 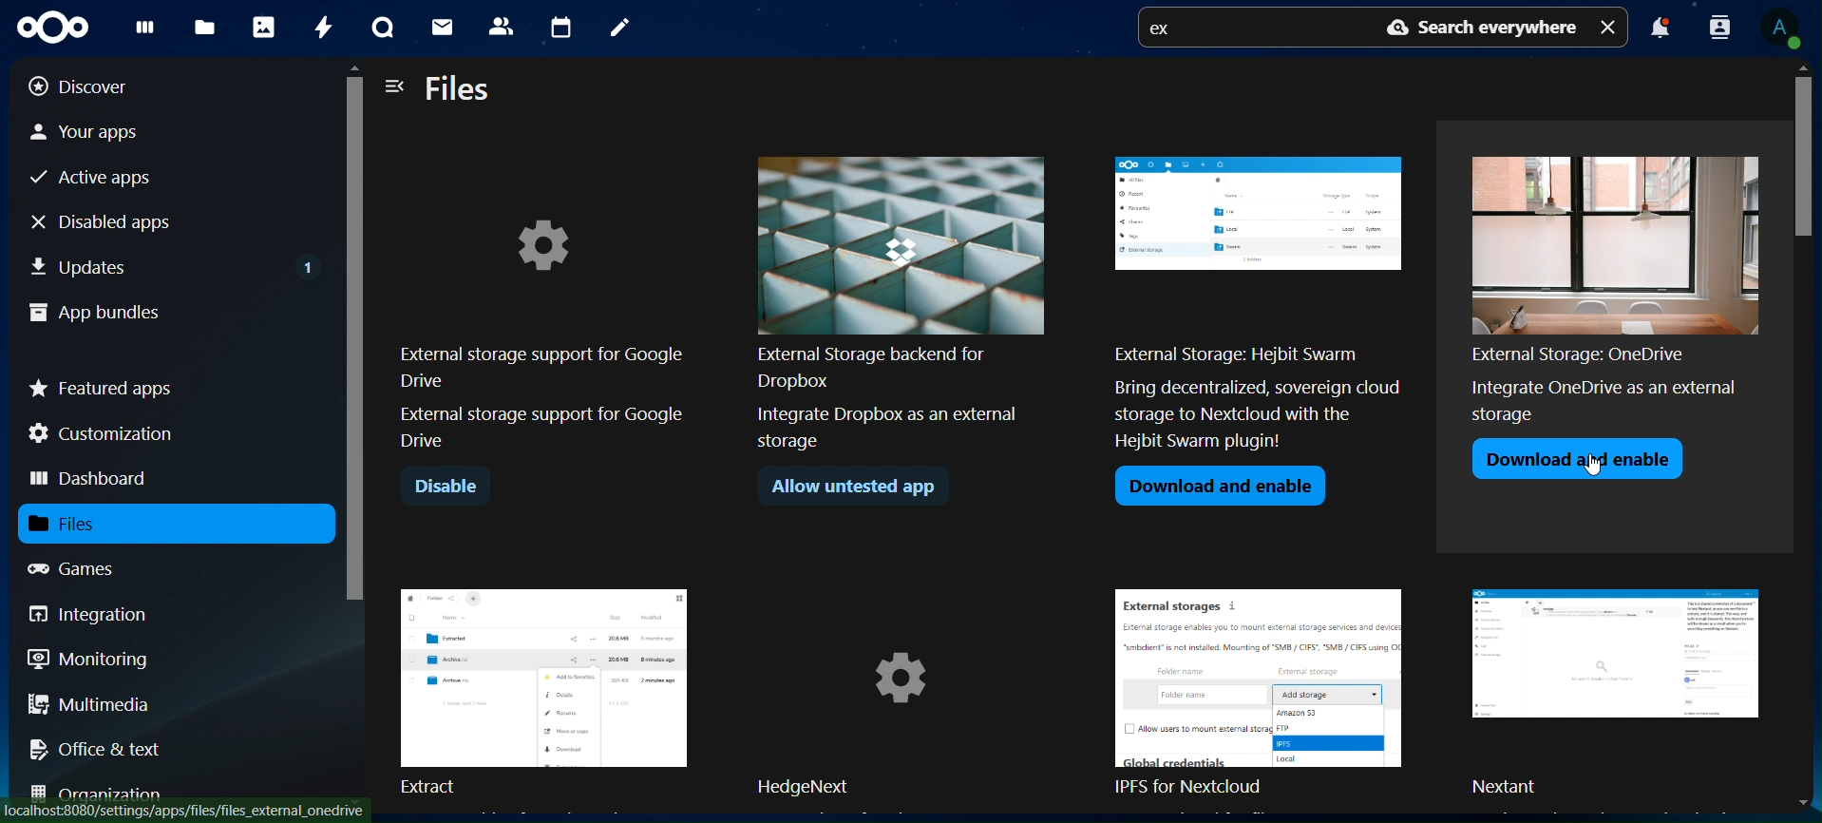 I want to click on organization, so click(x=104, y=792).